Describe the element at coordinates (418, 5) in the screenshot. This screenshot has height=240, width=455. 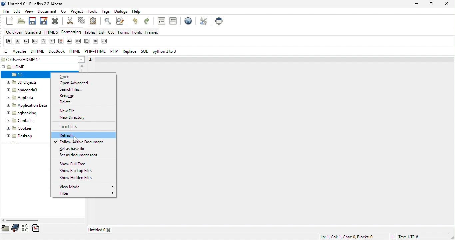
I see `minimize` at that location.